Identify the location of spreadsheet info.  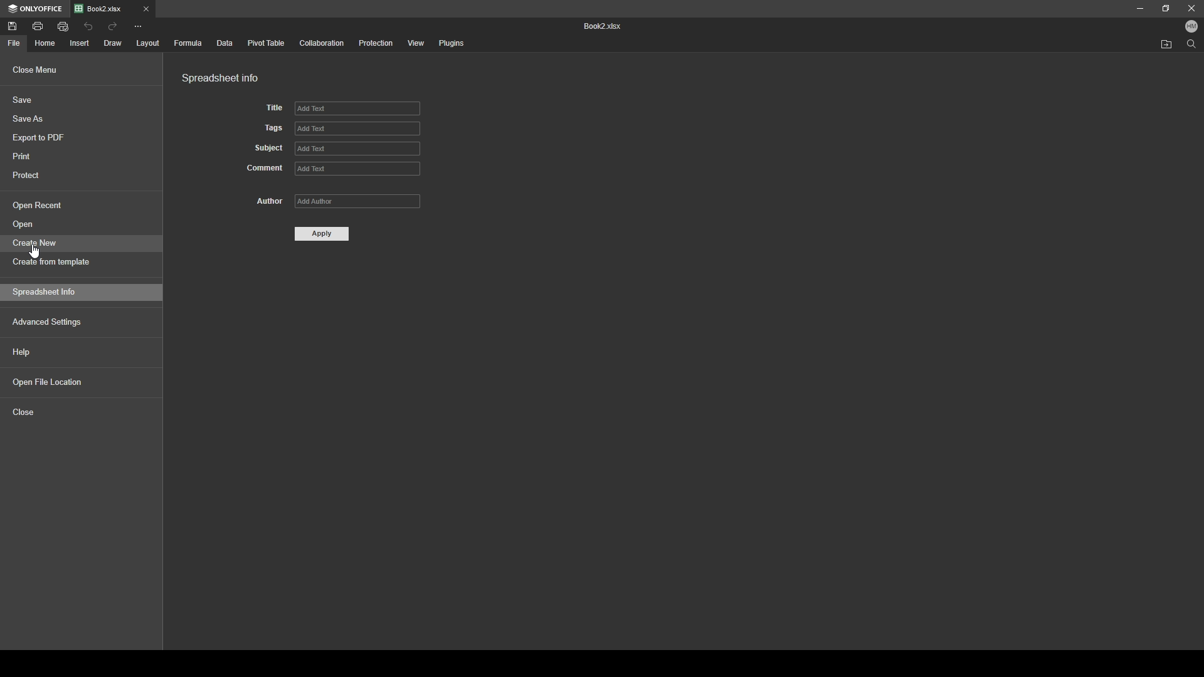
(83, 293).